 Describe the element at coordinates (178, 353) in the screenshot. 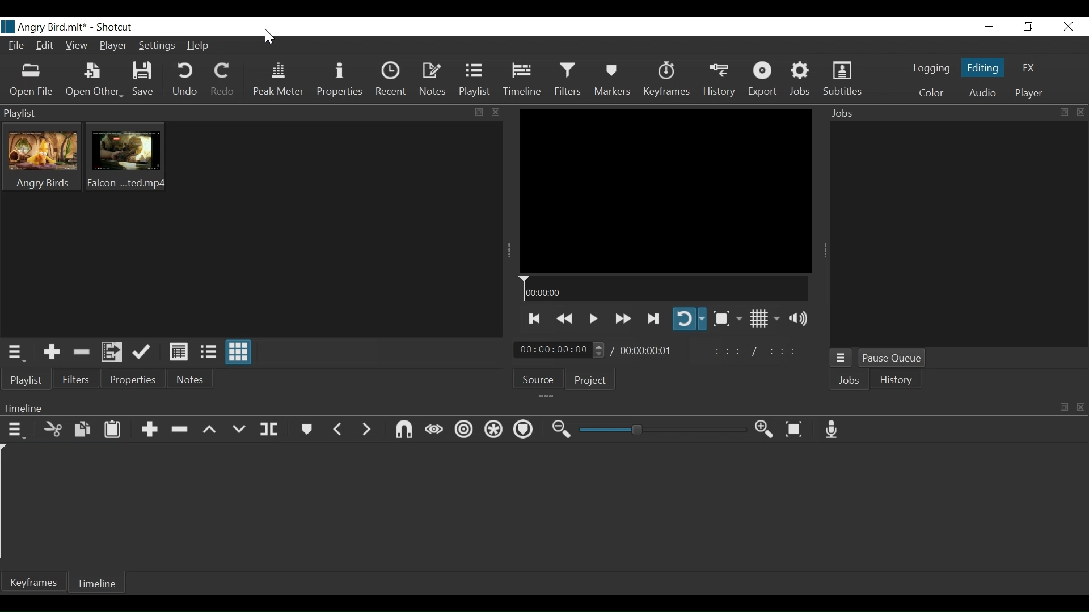

I see `View as Detail` at that location.